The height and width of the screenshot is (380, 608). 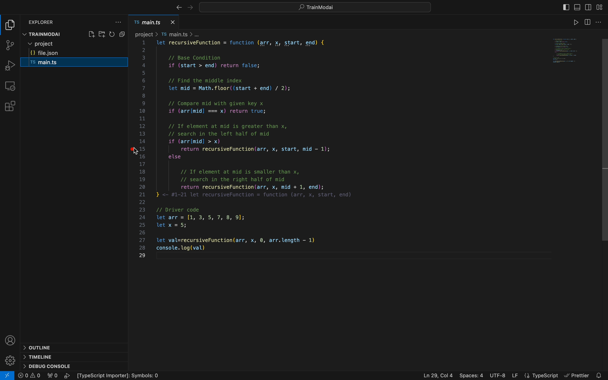 What do you see at coordinates (589, 6) in the screenshot?
I see `toggle secondary bar` at bounding box center [589, 6].